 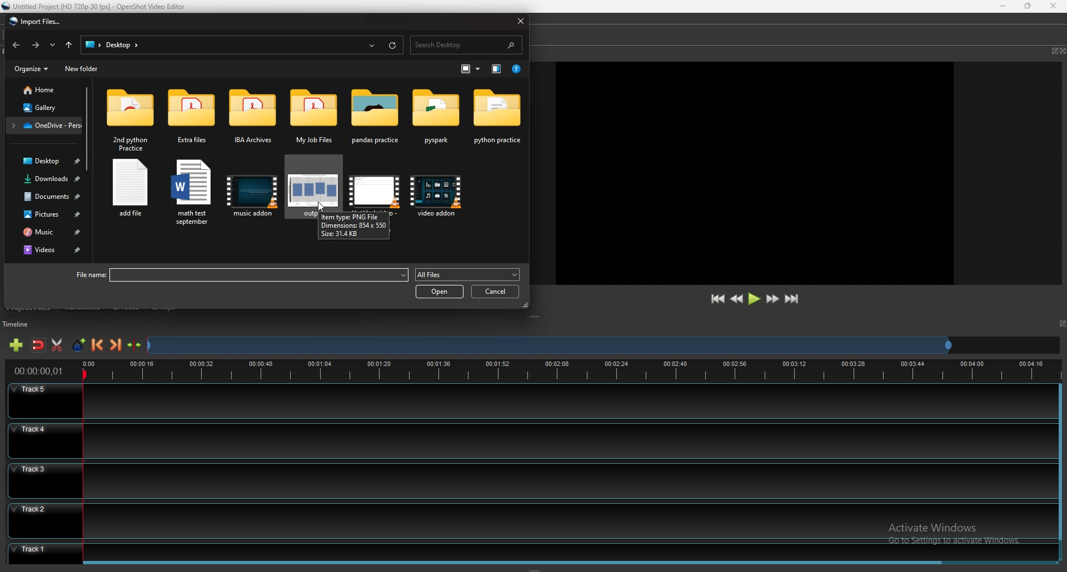 I want to click on desktop, so click(x=108, y=44).